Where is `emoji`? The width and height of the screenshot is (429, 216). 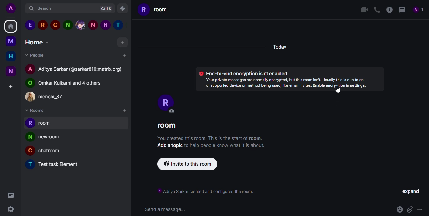 emoji is located at coordinates (399, 209).